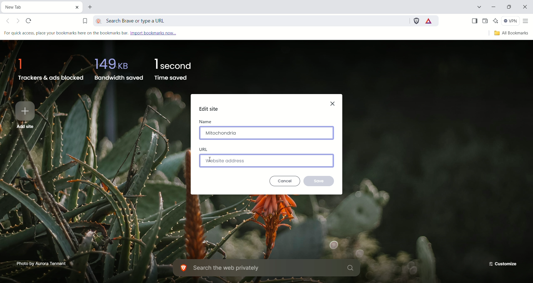 The height and width of the screenshot is (283, 533). Describe the element at coordinates (19, 22) in the screenshot. I see `Click to go forward, hold to see history` at that location.